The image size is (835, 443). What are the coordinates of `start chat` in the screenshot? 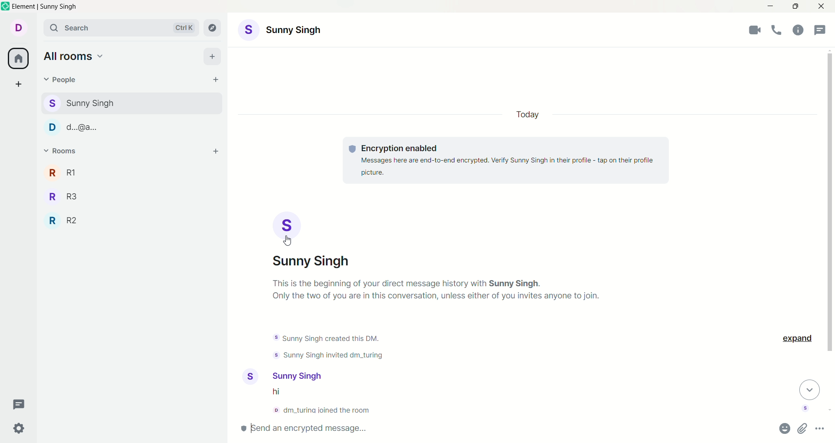 It's located at (217, 80).